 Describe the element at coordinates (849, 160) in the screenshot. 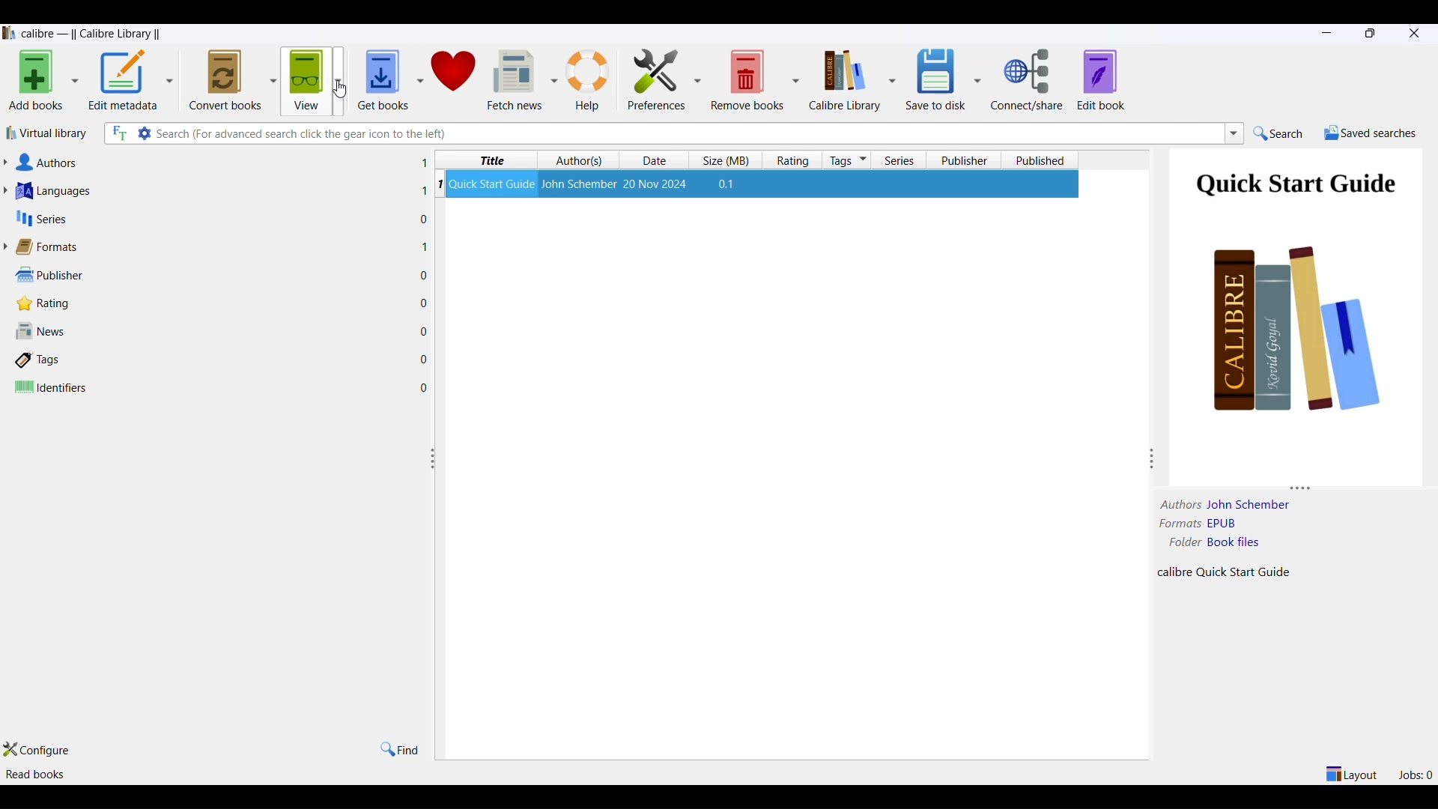

I see `tags` at that location.